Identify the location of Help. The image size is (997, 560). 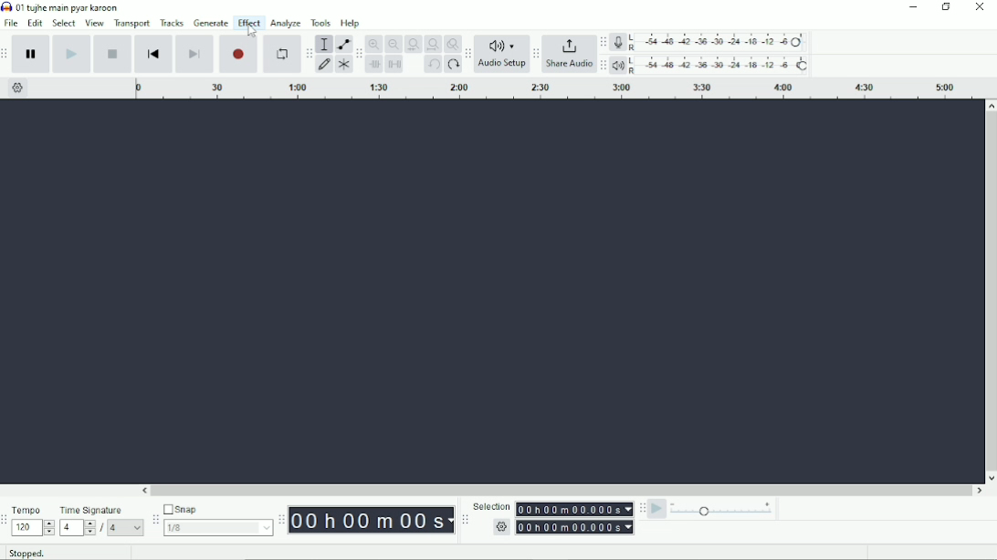
(352, 24).